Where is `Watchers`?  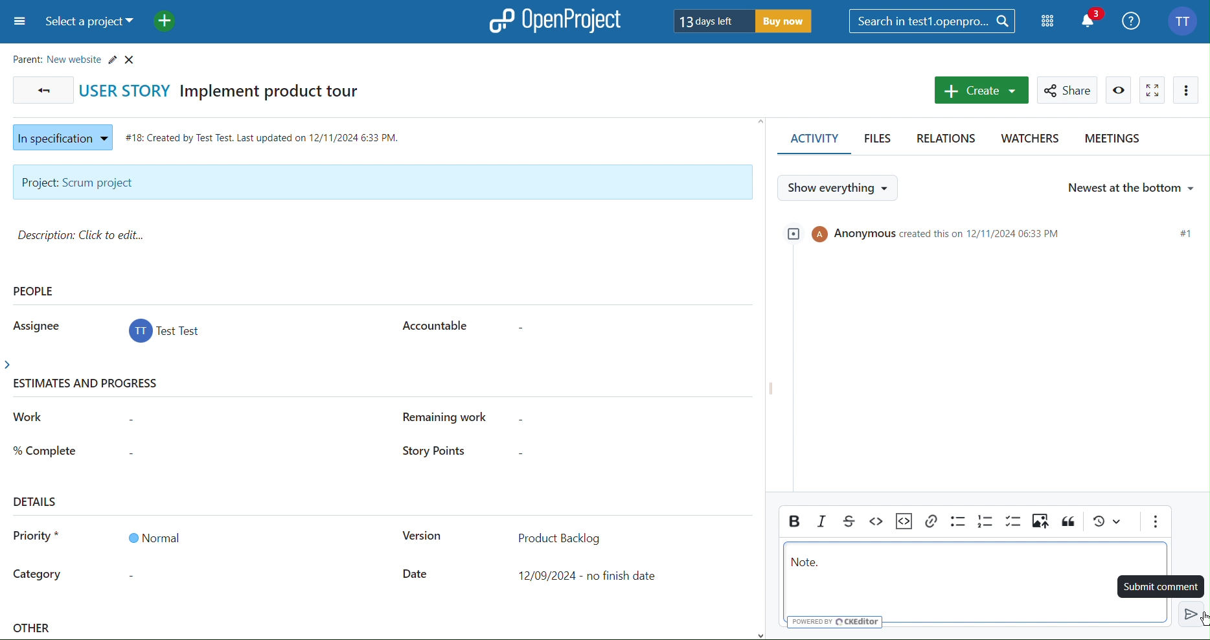 Watchers is located at coordinates (1029, 141).